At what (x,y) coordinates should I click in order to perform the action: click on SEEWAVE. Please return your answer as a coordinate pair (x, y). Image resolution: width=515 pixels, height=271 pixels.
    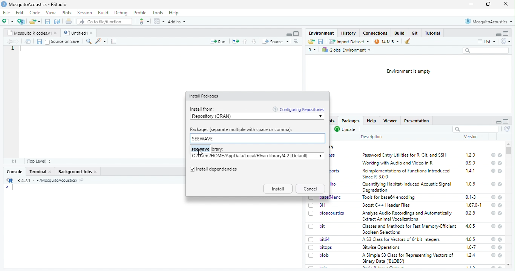
    Looking at the image, I should click on (257, 139).